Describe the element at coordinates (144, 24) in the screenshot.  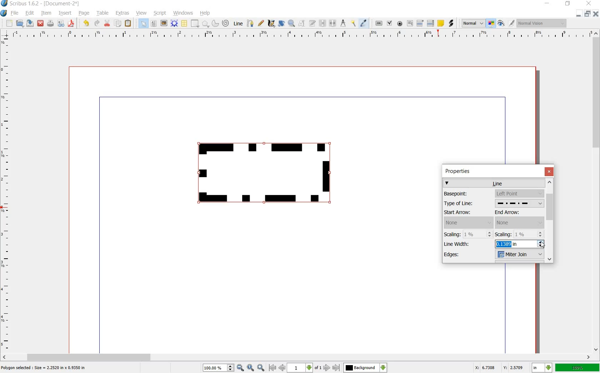
I see `SELECT` at that location.